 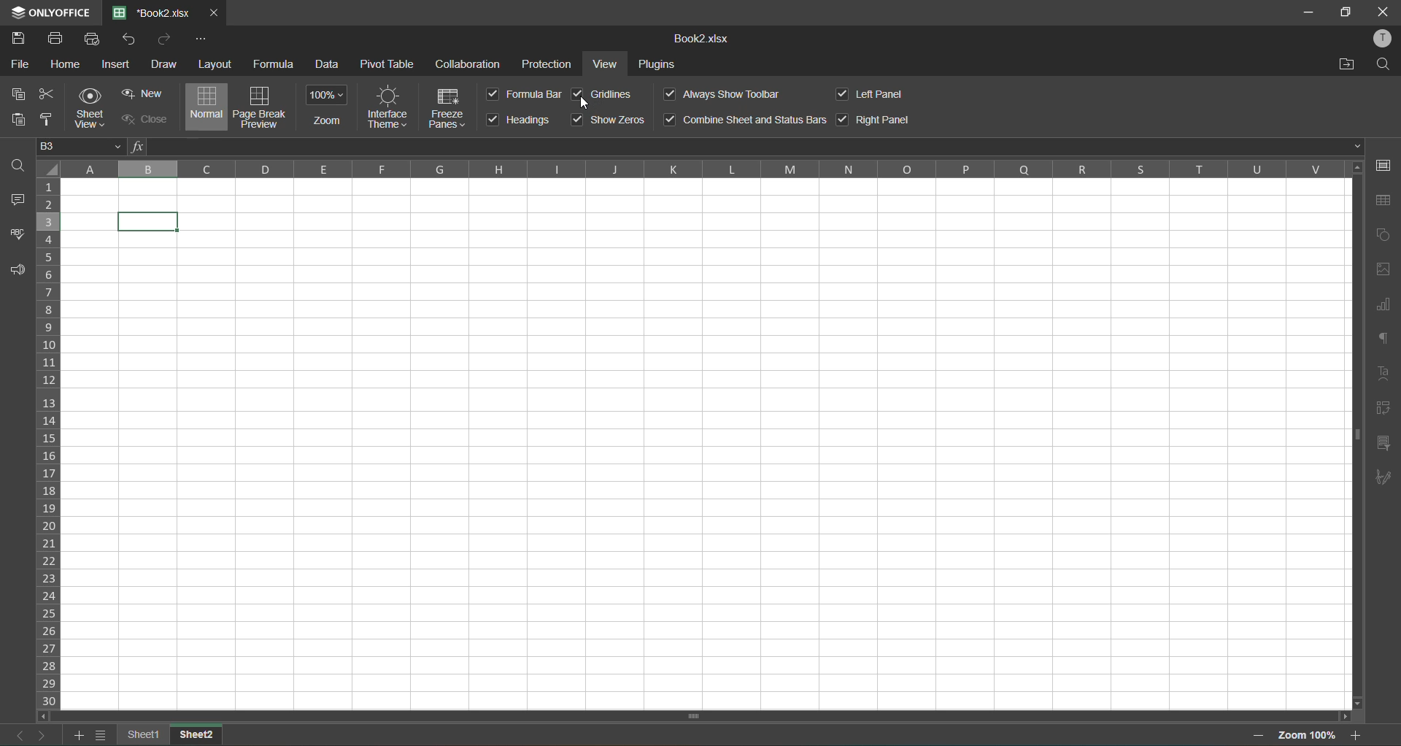 I want to click on formula bar, so click(x=749, y=147).